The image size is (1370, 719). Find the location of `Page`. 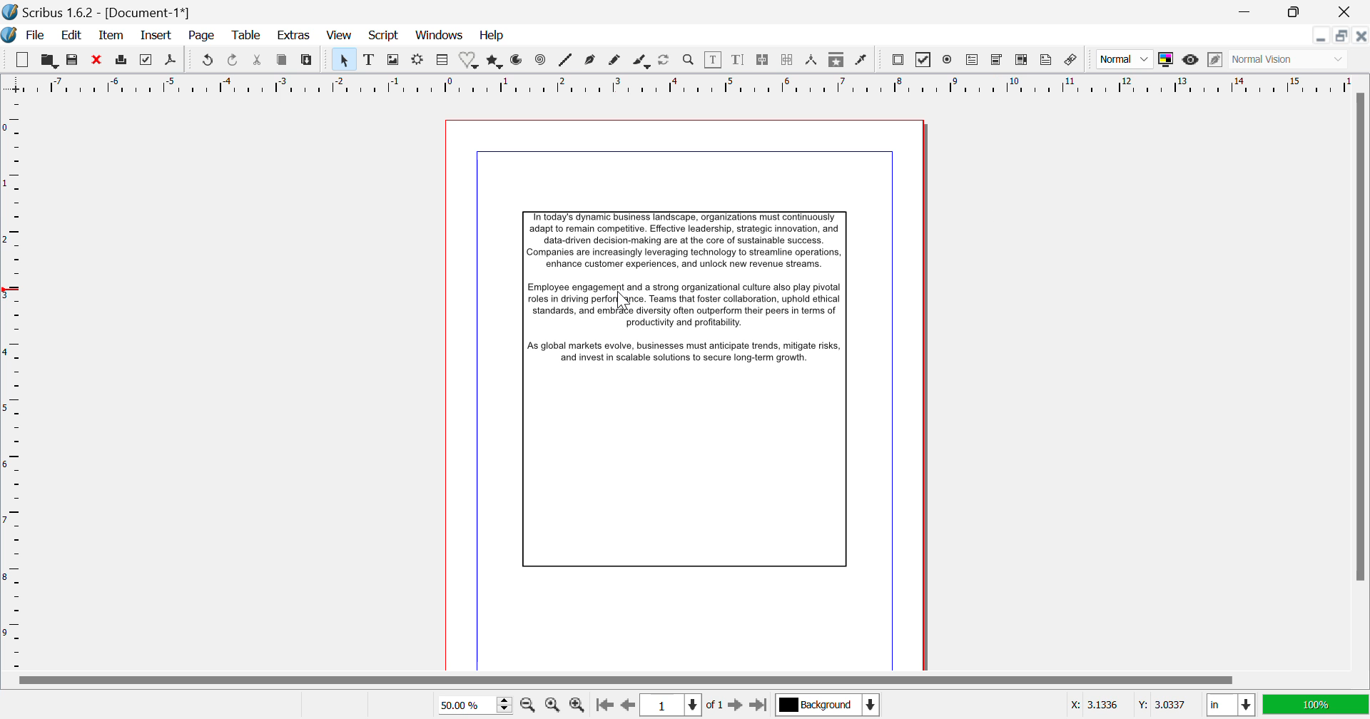

Page is located at coordinates (202, 37).